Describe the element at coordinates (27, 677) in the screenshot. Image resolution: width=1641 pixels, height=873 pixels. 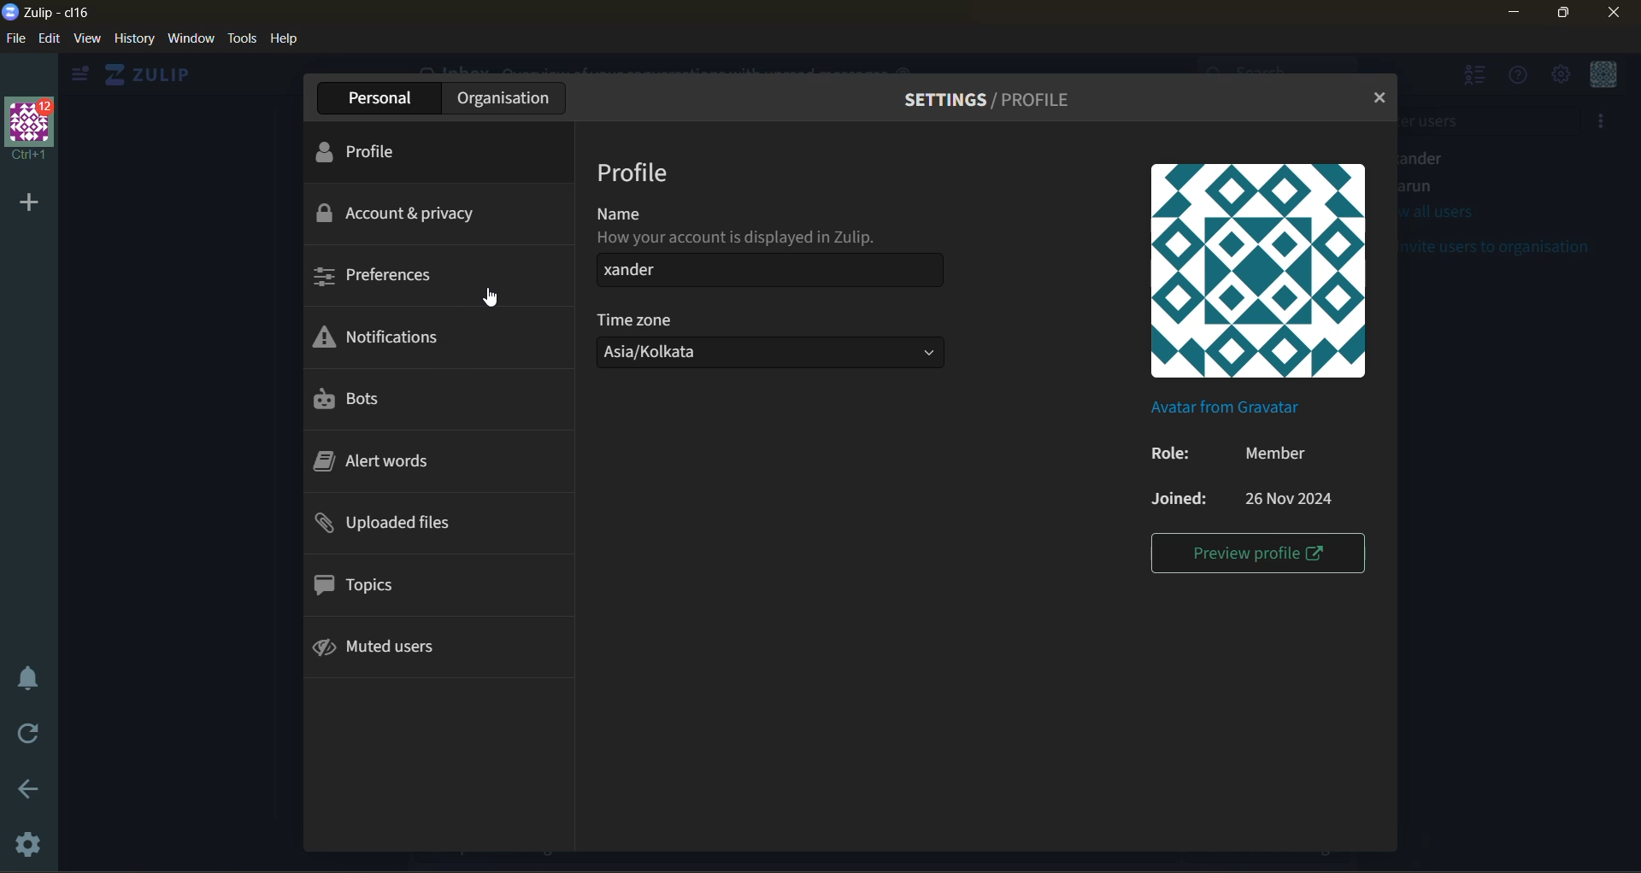
I see `enable do not disturb` at that location.